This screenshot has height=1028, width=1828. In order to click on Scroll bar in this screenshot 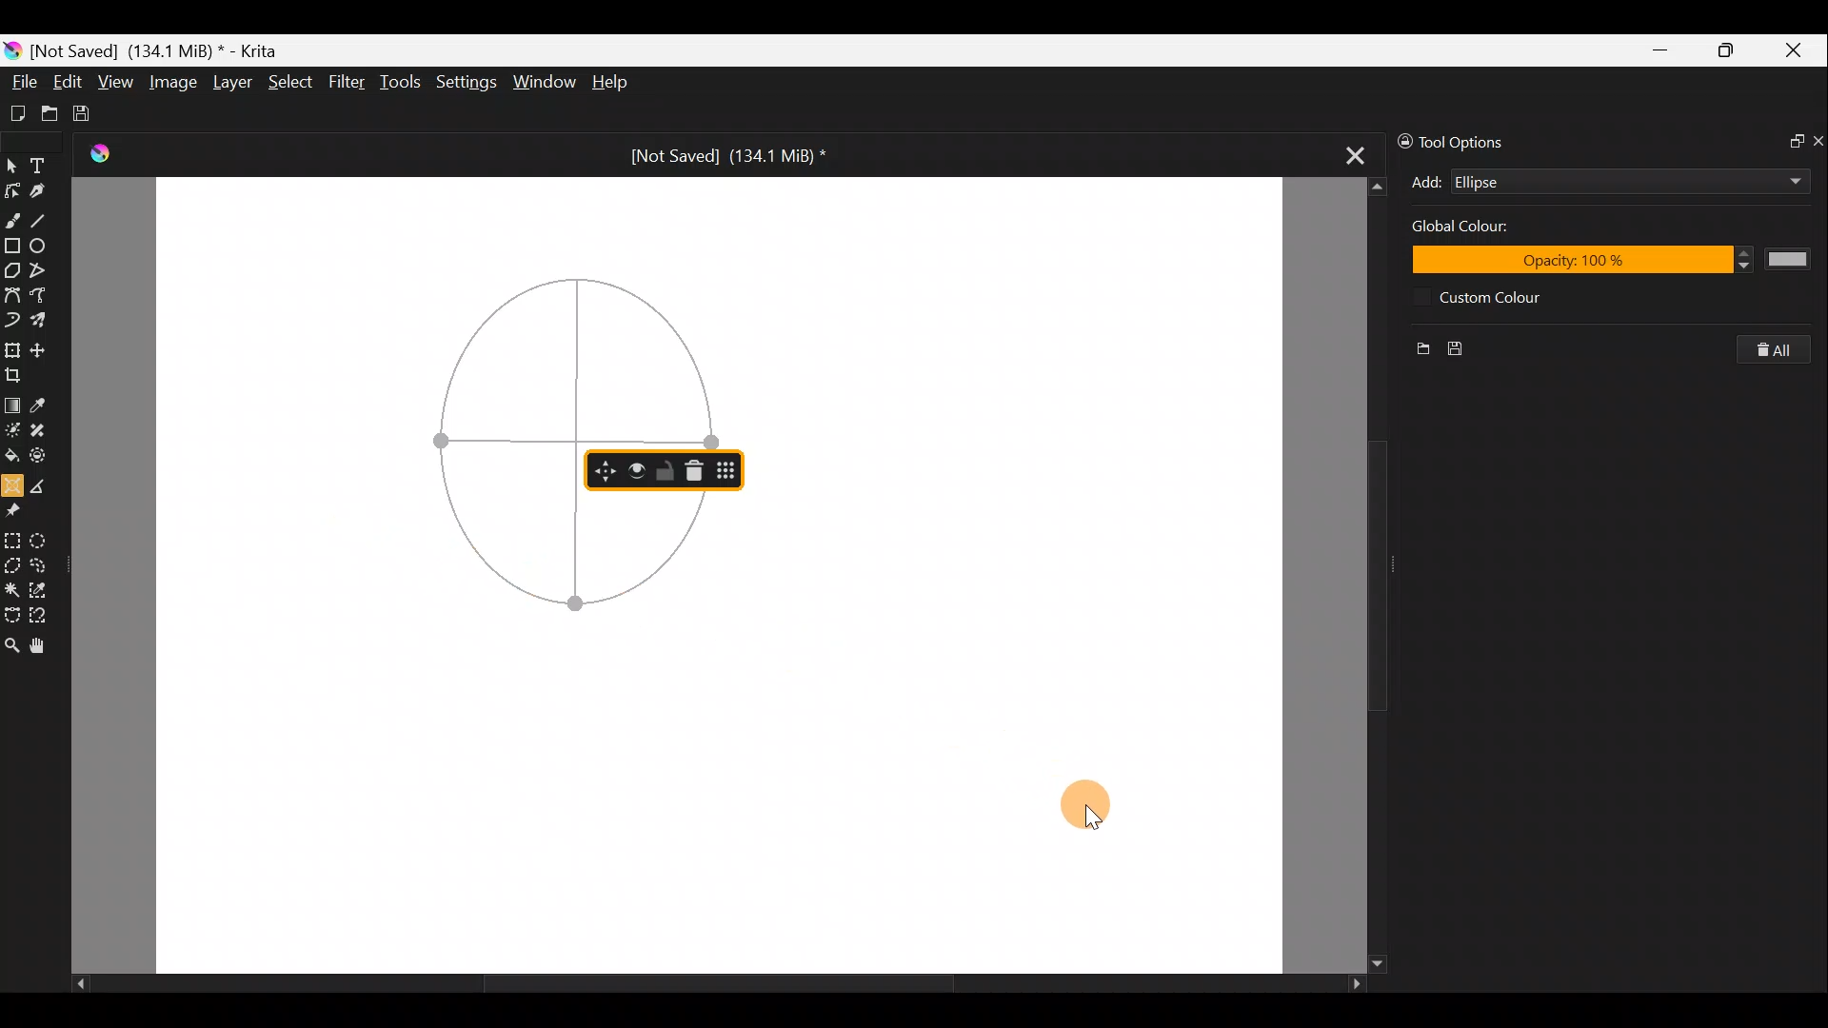, I will do `click(1353, 574)`.